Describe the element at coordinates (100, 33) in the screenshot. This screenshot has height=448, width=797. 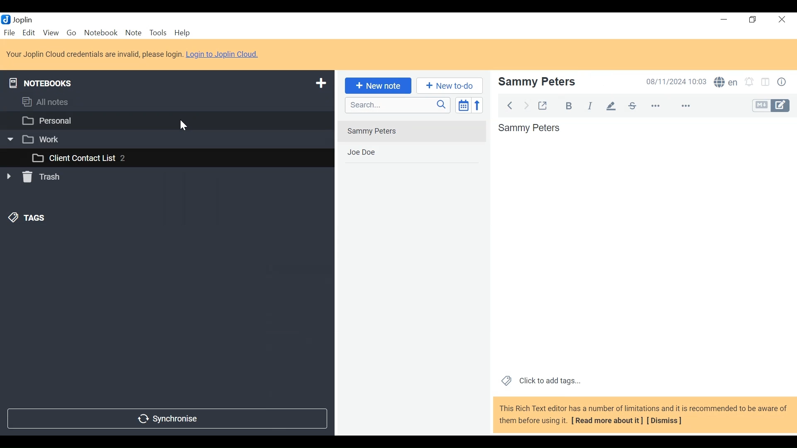
I see `Notebook` at that location.